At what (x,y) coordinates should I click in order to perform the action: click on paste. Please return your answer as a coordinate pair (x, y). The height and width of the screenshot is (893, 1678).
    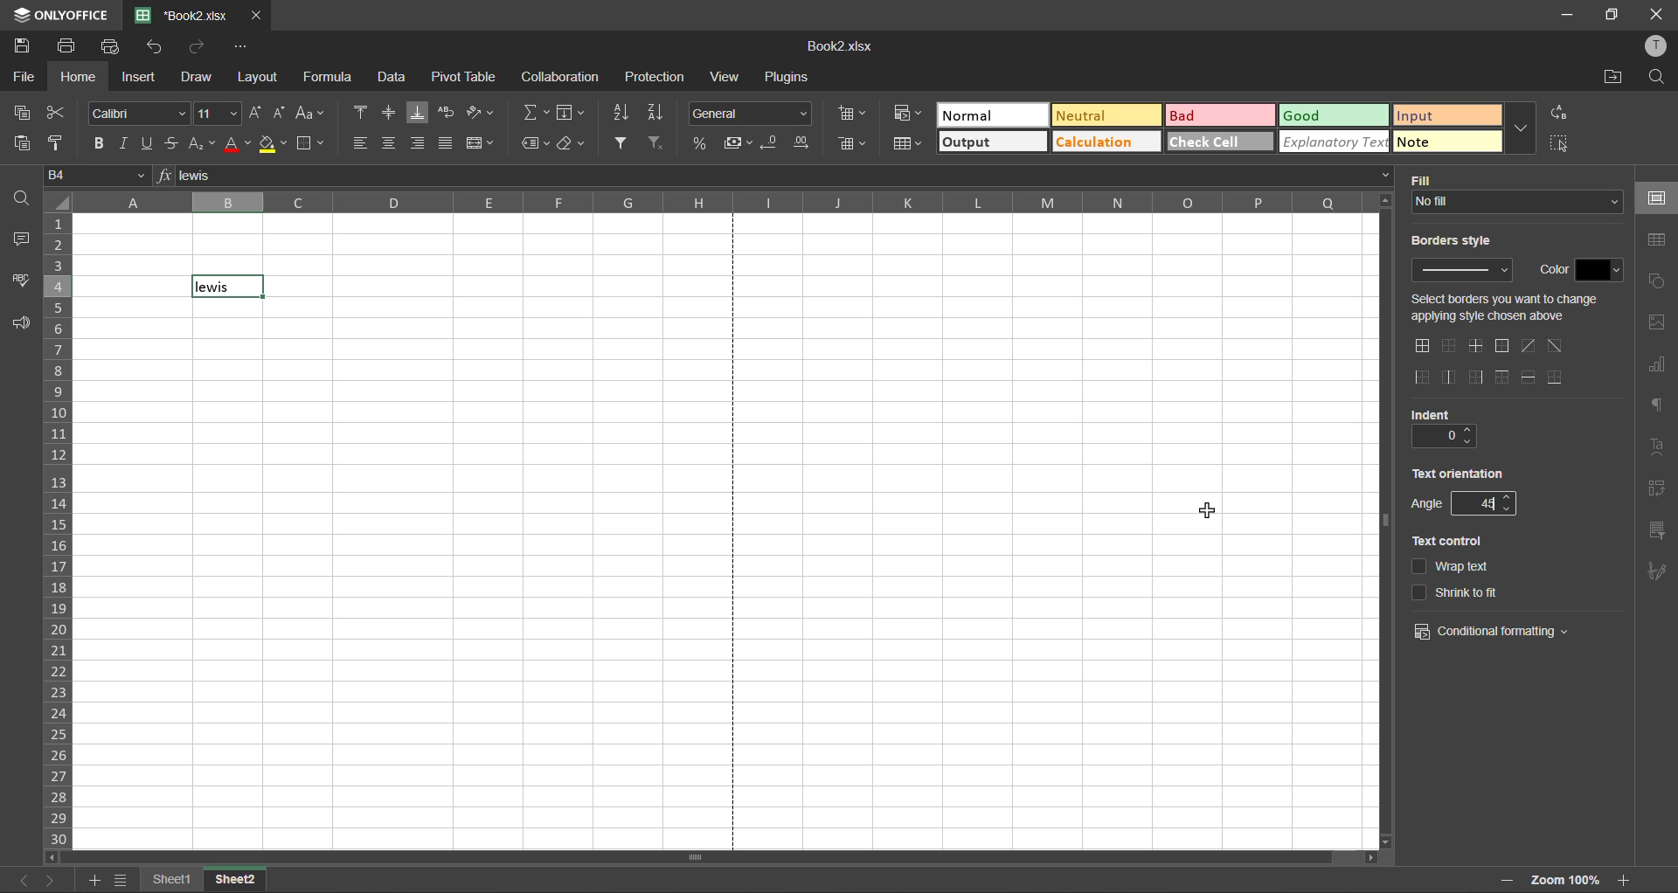
    Looking at the image, I should click on (26, 144).